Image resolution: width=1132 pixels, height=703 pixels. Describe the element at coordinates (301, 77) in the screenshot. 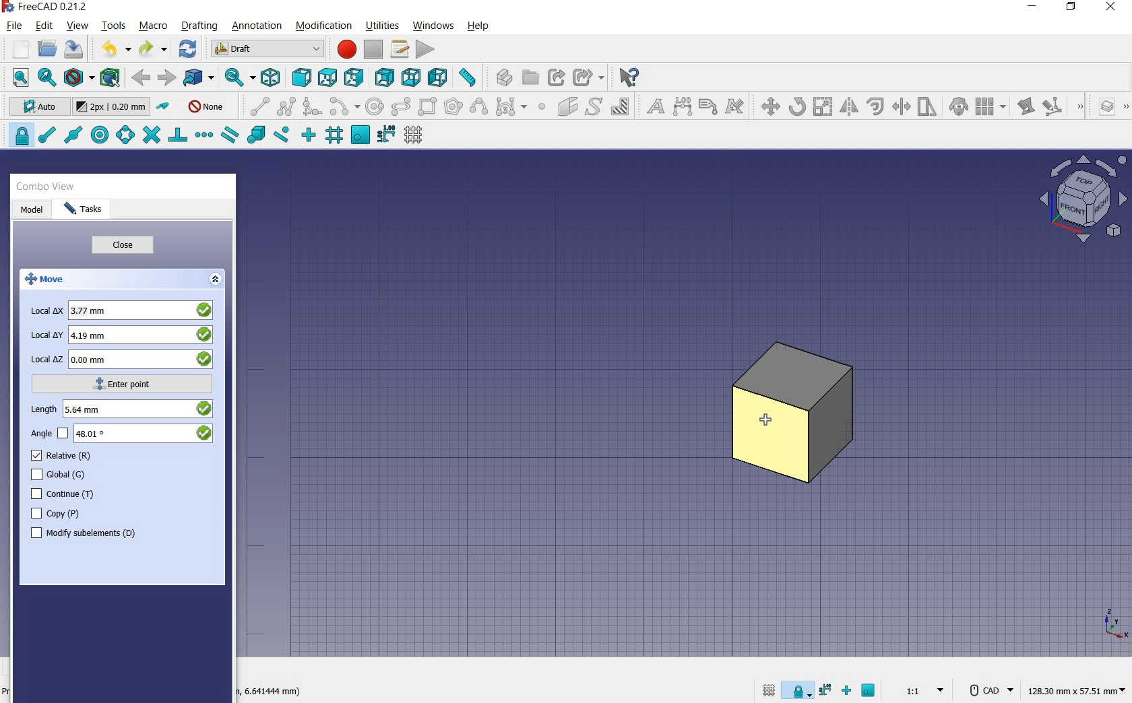

I see `front` at that location.